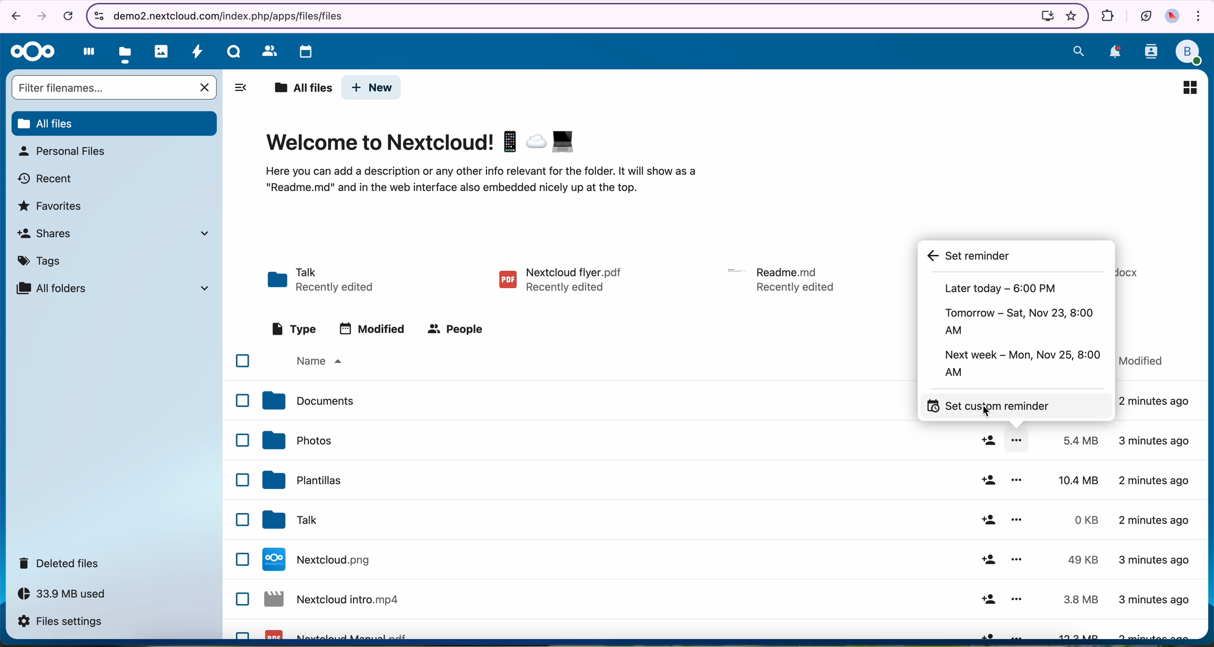  What do you see at coordinates (458, 331) in the screenshot?
I see `people` at bounding box center [458, 331].